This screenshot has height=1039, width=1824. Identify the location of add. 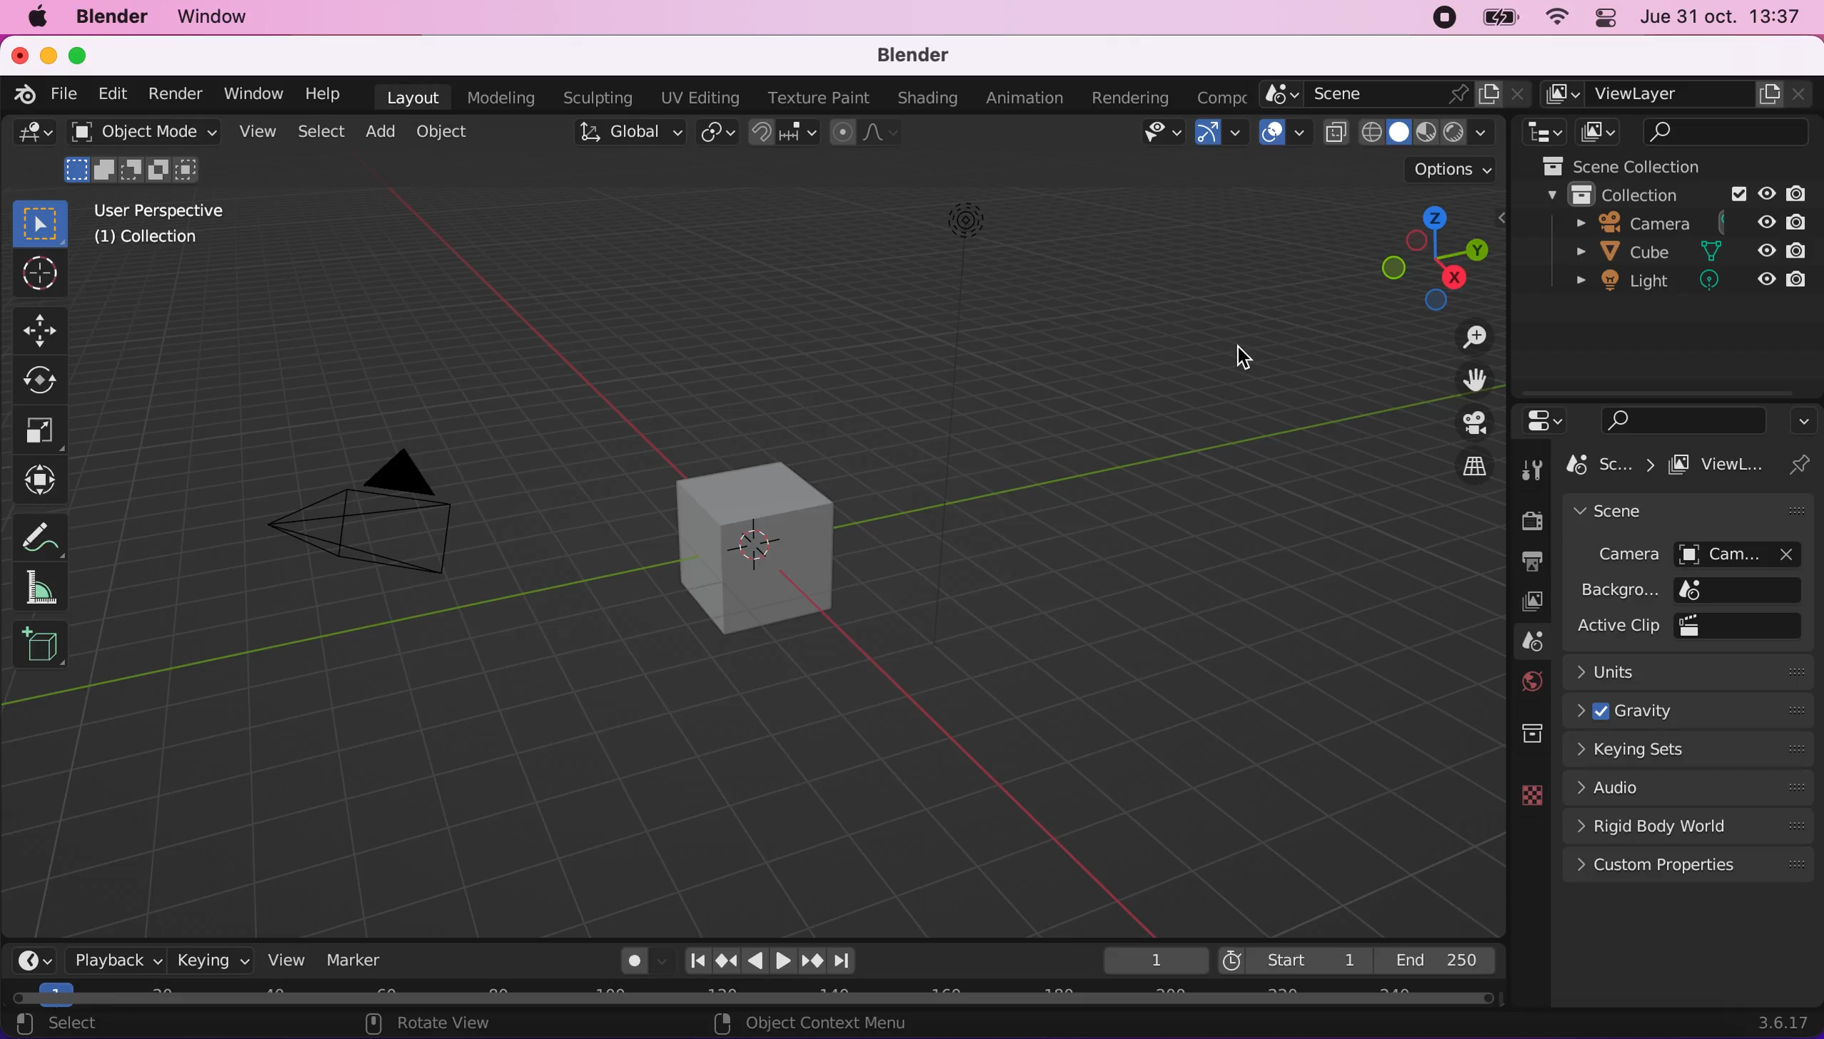
(378, 134).